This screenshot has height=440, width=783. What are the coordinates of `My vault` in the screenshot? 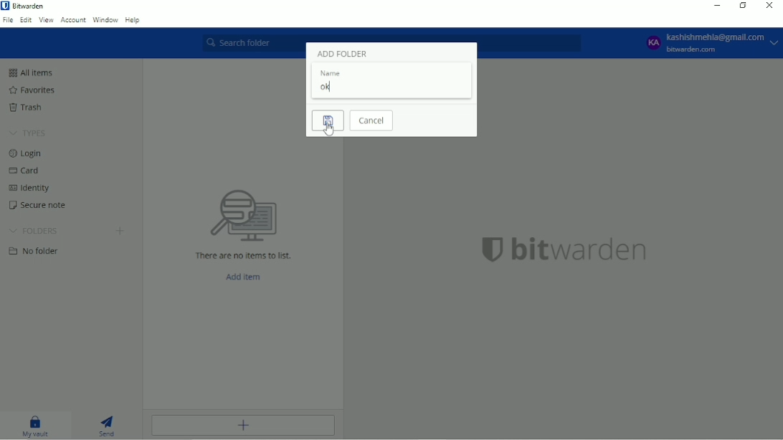 It's located at (34, 426).